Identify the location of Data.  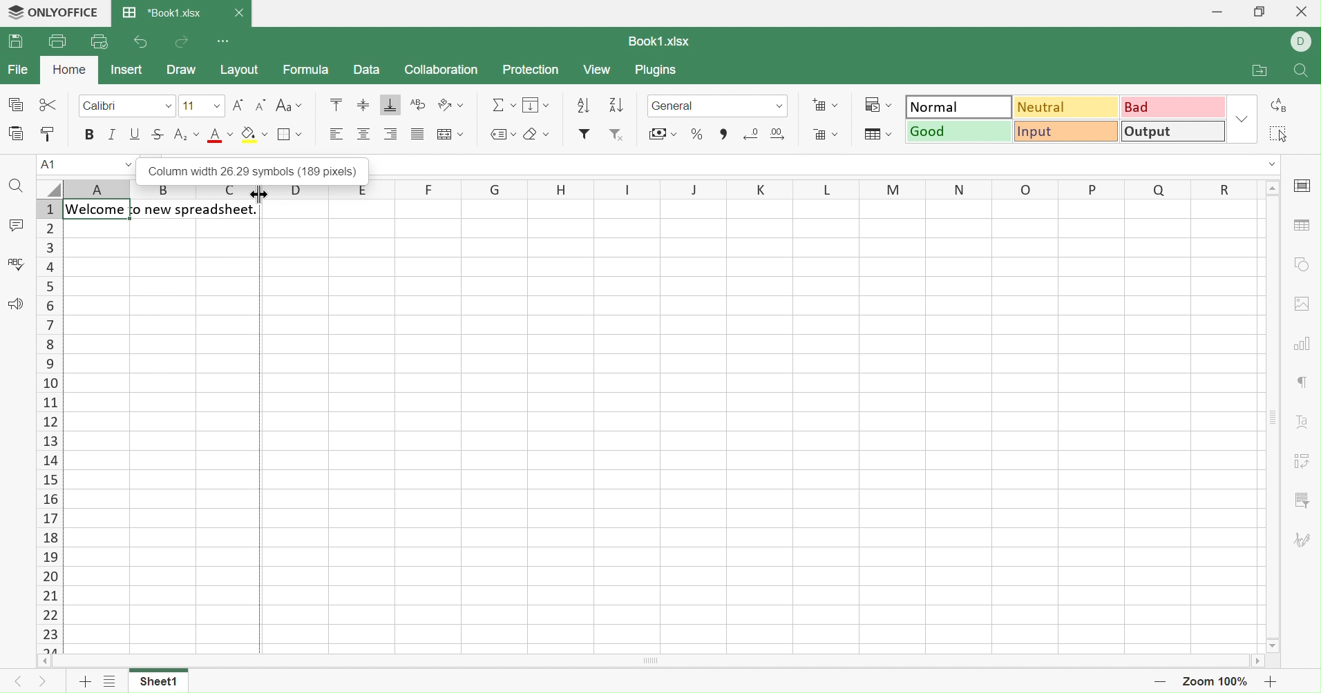
(366, 70).